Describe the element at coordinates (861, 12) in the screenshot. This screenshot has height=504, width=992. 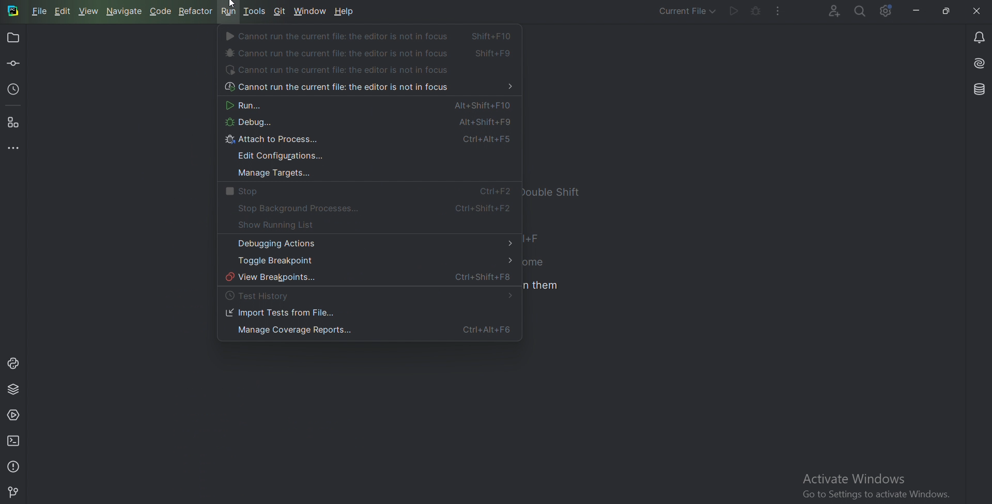
I see `Search everywhere` at that location.